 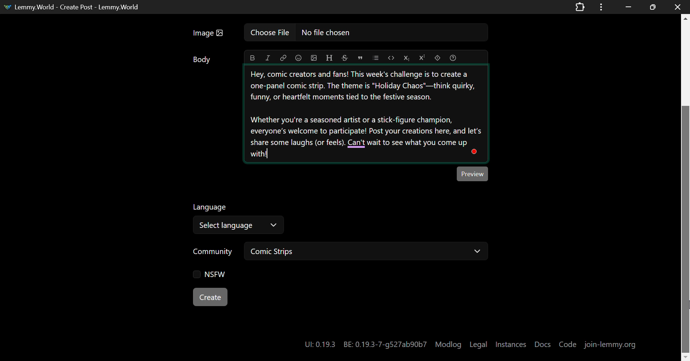 I want to click on Modlog, so click(x=448, y=344).